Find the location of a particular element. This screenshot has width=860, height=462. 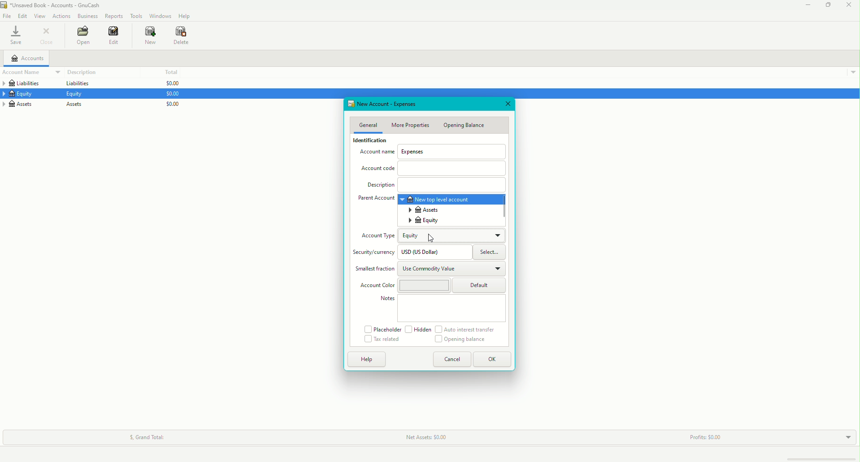

Equity is located at coordinates (452, 221).